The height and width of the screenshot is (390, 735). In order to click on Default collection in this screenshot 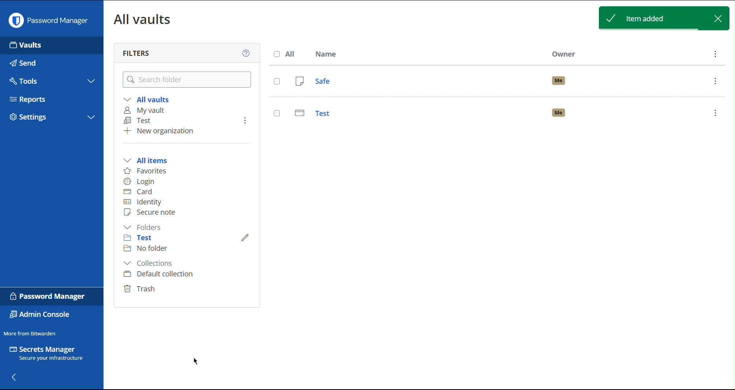, I will do `click(158, 274)`.